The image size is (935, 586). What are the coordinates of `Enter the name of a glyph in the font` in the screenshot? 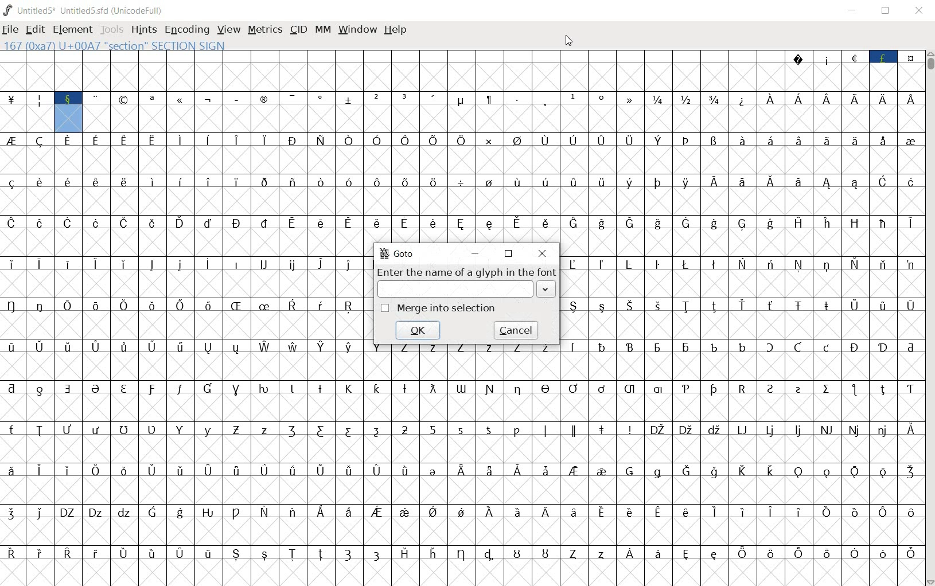 It's located at (467, 282).